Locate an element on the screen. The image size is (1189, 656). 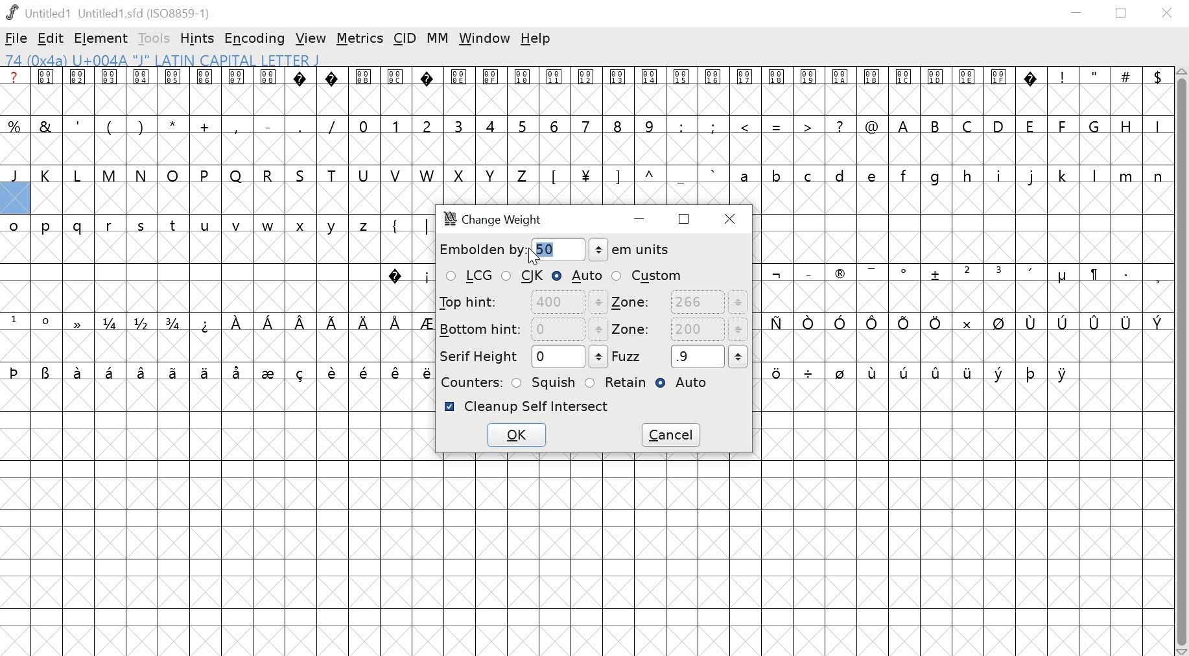
minimize is located at coordinates (642, 220).